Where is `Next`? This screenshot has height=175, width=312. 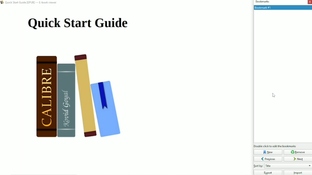 Next is located at coordinates (298, 159).